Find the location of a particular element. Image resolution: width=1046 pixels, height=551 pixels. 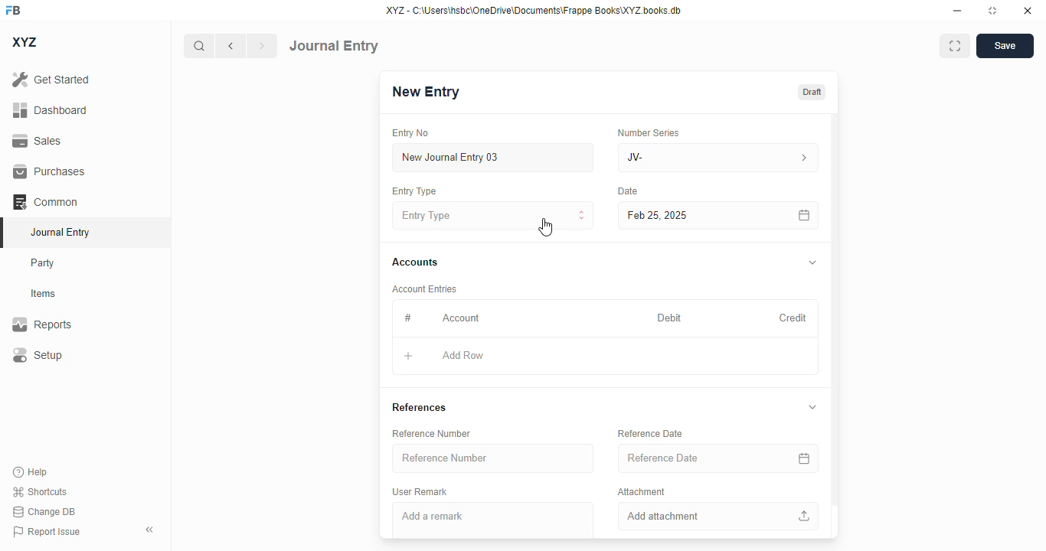

toggle sidebar is located at coordinates (151, 530).